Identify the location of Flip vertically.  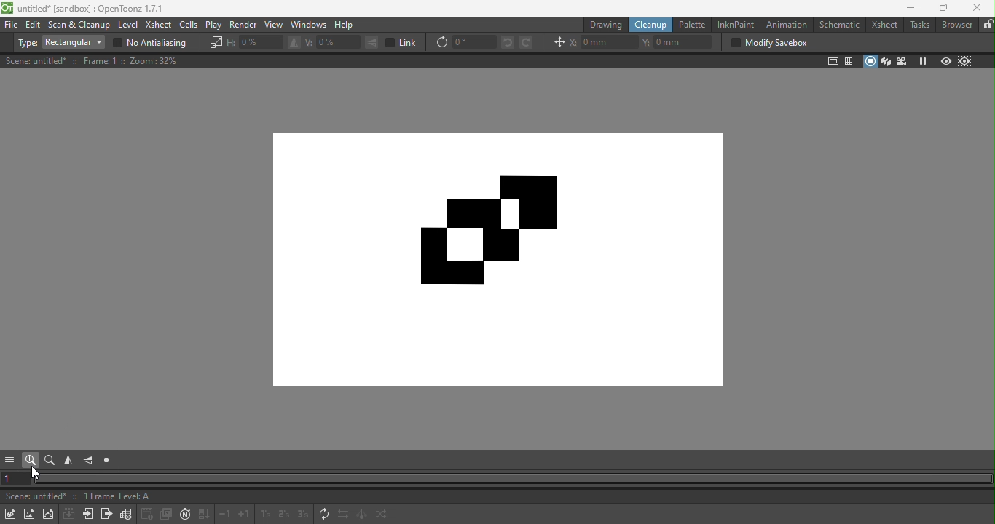
(90, 462).